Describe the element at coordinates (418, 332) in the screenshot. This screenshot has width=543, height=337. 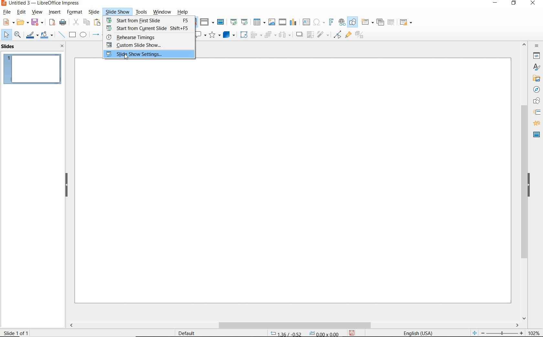
I see `TEXT LANGUAGE` at that location.